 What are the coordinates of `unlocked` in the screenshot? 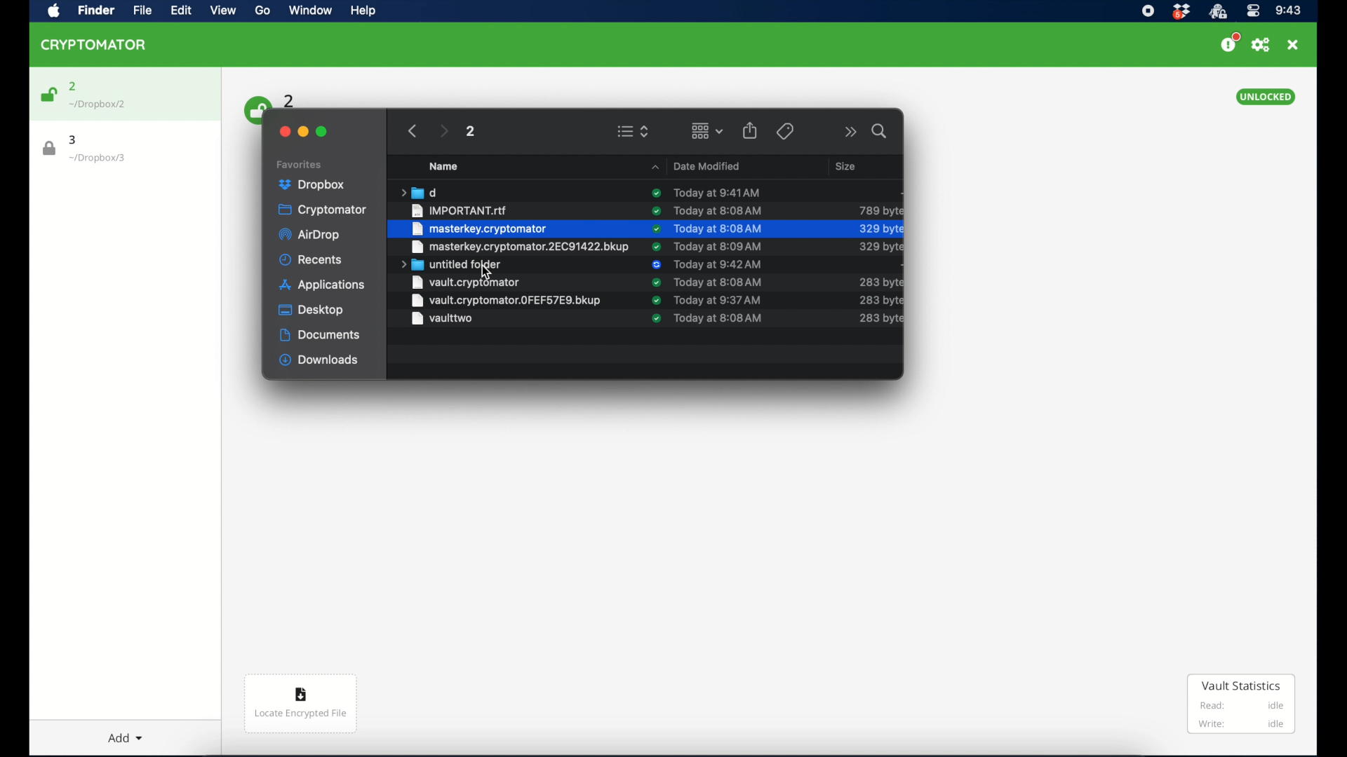 It's located at (1265, 97).